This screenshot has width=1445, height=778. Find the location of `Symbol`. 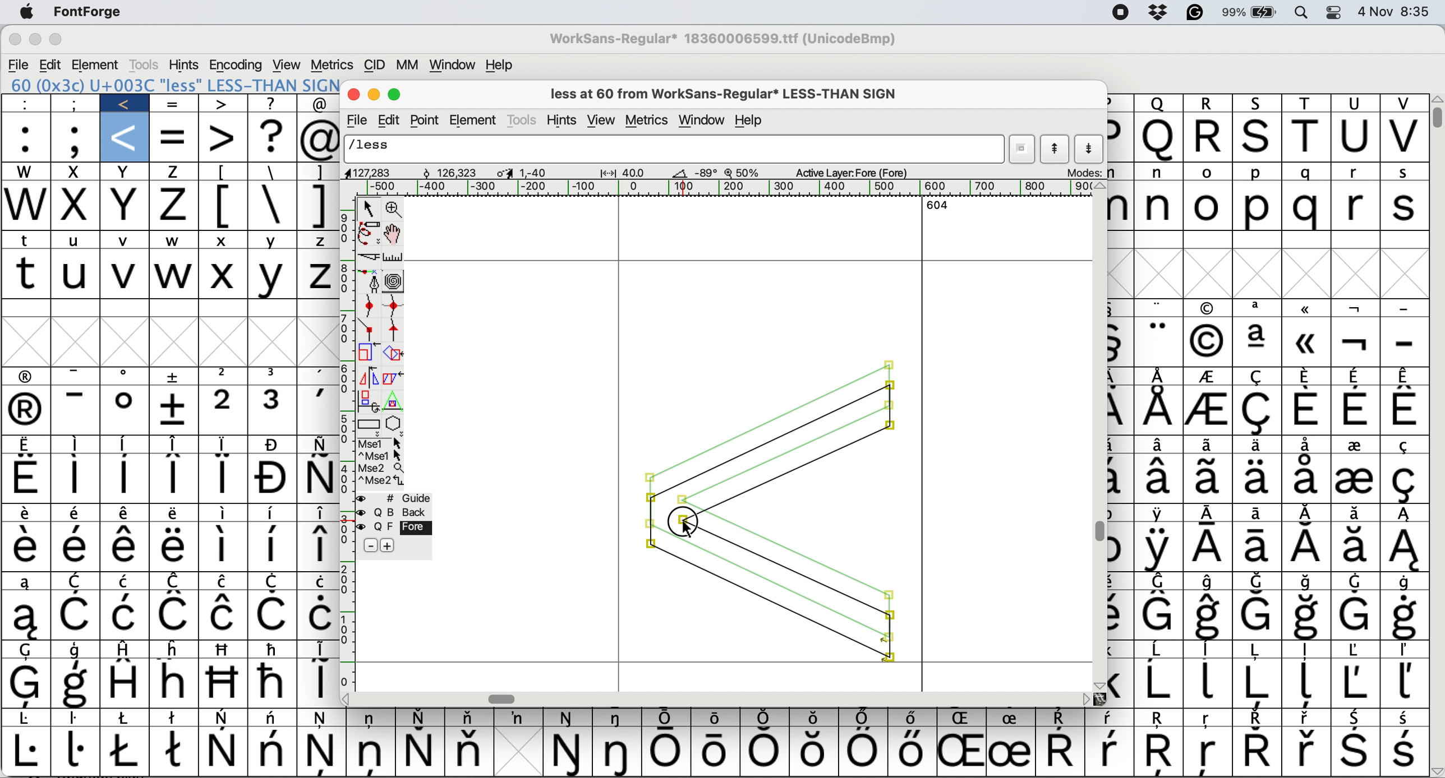

Symbol is located at coordinates (568, 753).